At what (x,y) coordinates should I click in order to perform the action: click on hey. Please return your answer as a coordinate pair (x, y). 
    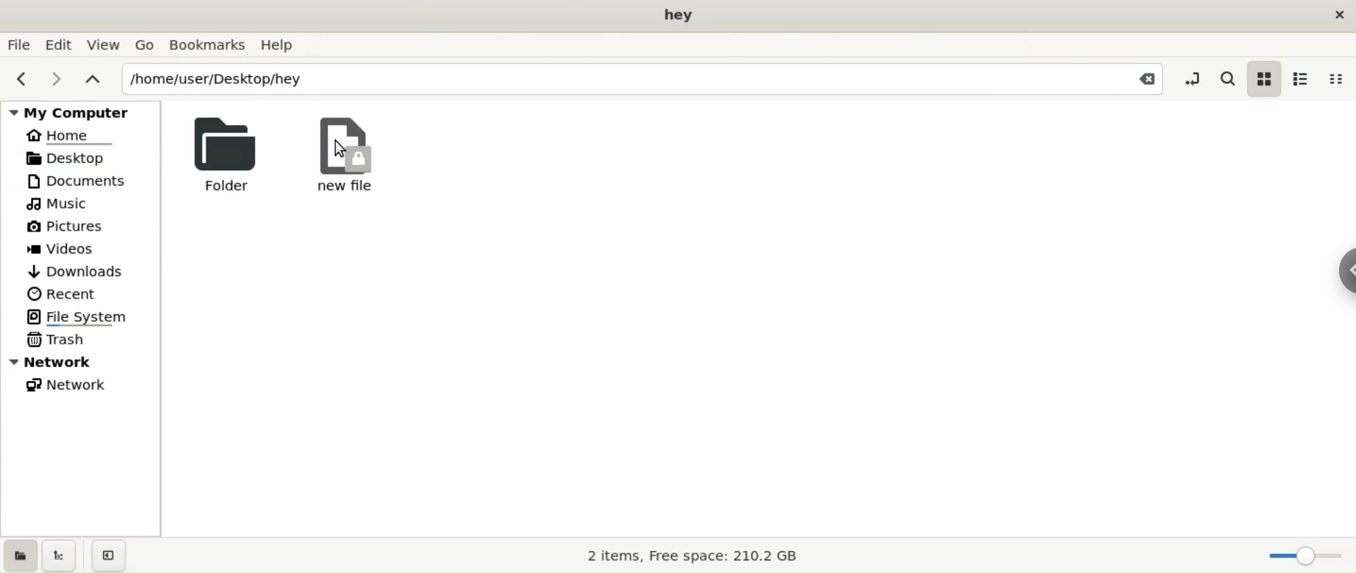
    Looking at the image, I should click on (679, 16).